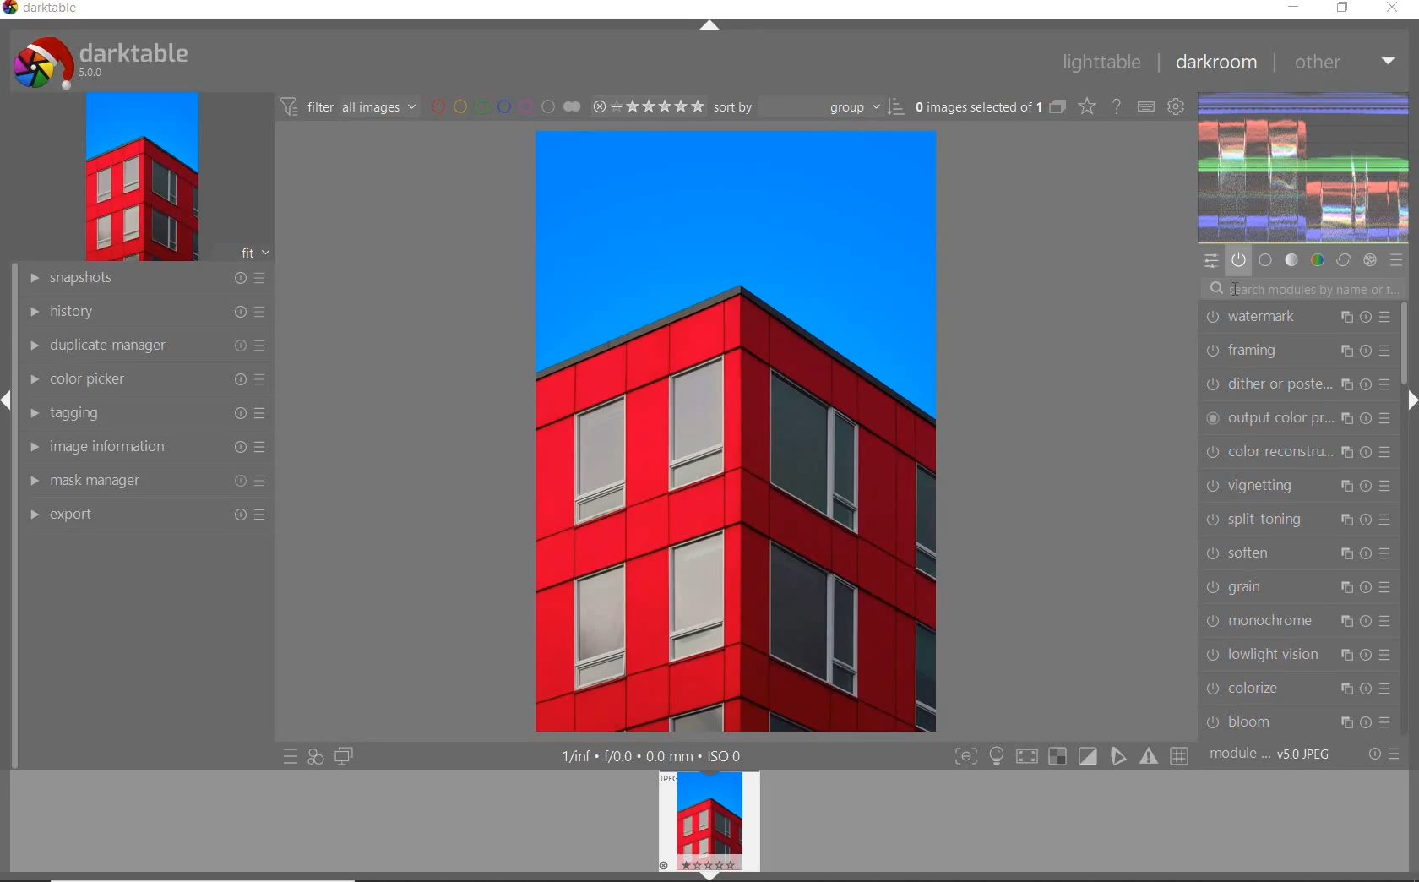  I want to click on shadow, so click(1025, 757).